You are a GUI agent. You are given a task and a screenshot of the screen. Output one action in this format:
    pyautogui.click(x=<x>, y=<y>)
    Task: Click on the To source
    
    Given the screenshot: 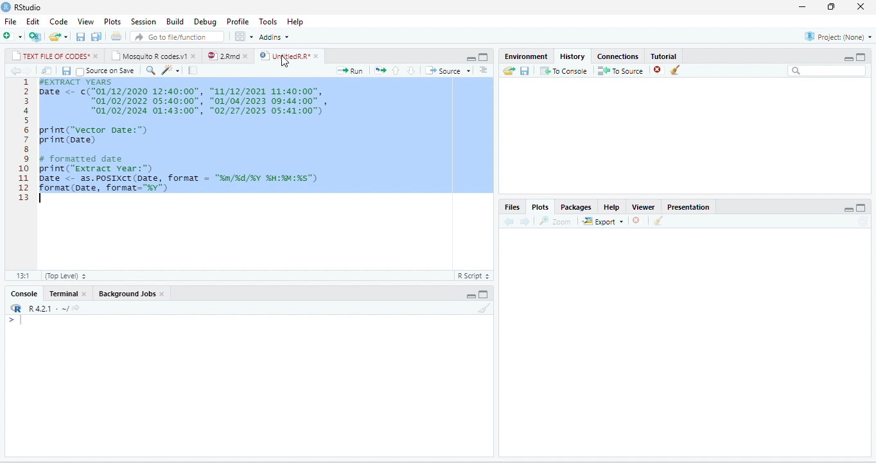 What is the action you would take?
    pyautogui.click(x=619, y=70)
    